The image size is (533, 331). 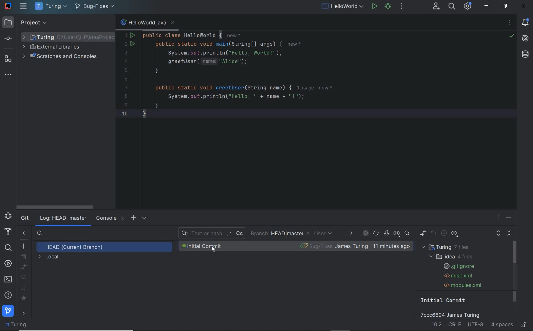 What do you see at coordinates (55, 47) in the screenshot?
I see `external libraries` at bounding box center [55, 47].